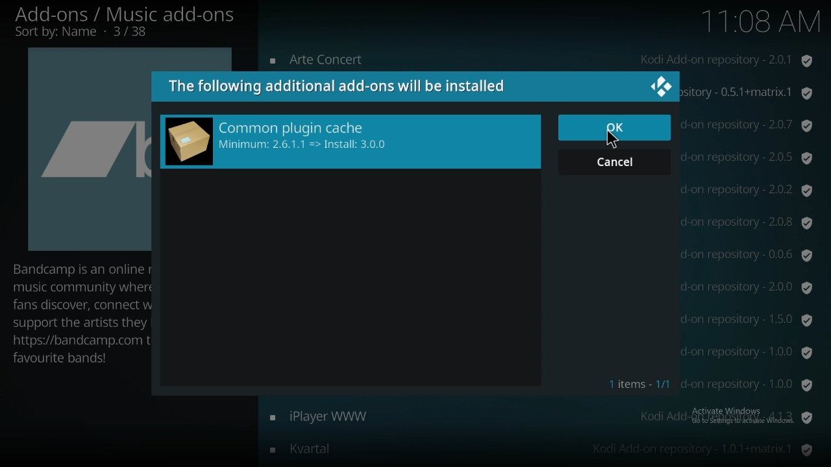 The width and height of the screenshot is (831, 467). I want to click on ok, so click(616, 128).